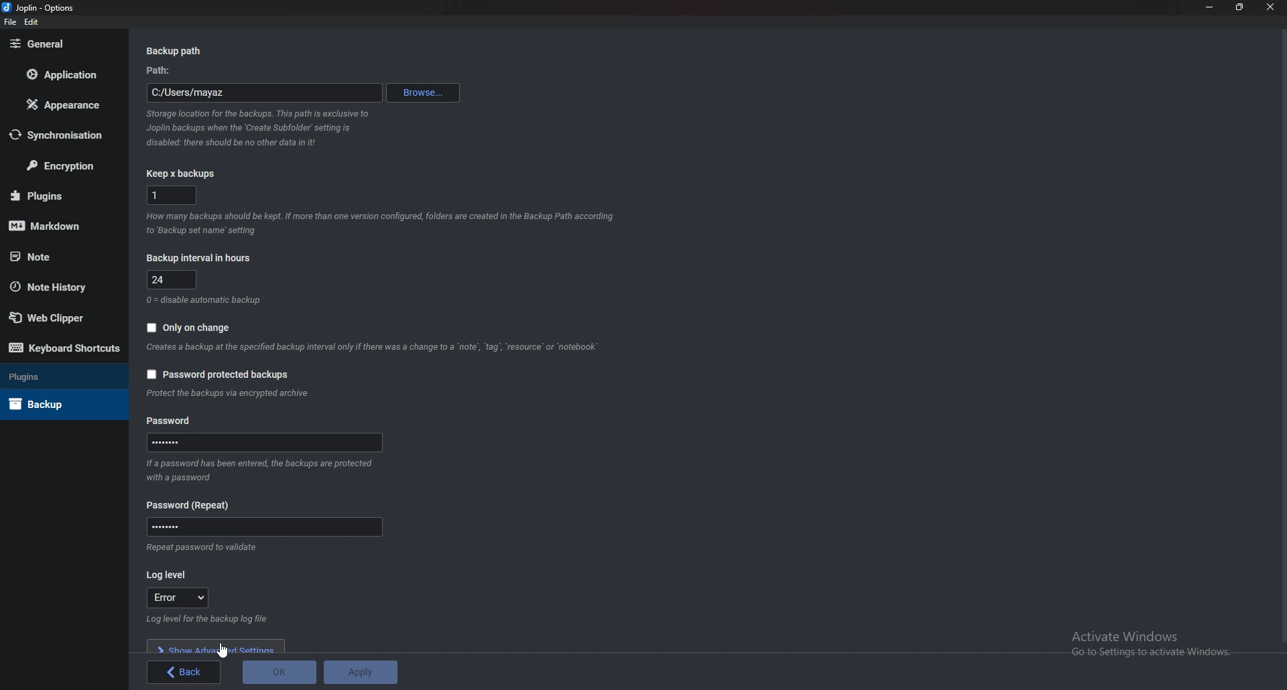 The image size is (1287, 690). Describe the element at coordinates (174, 195) in the screenshot. I see `x` at that location.